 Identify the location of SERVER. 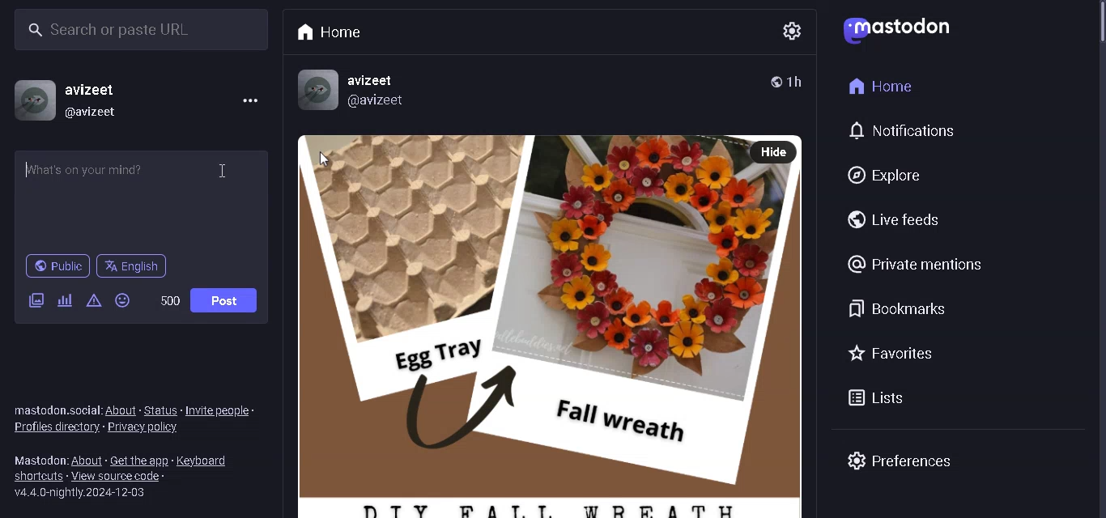
(83, 495).